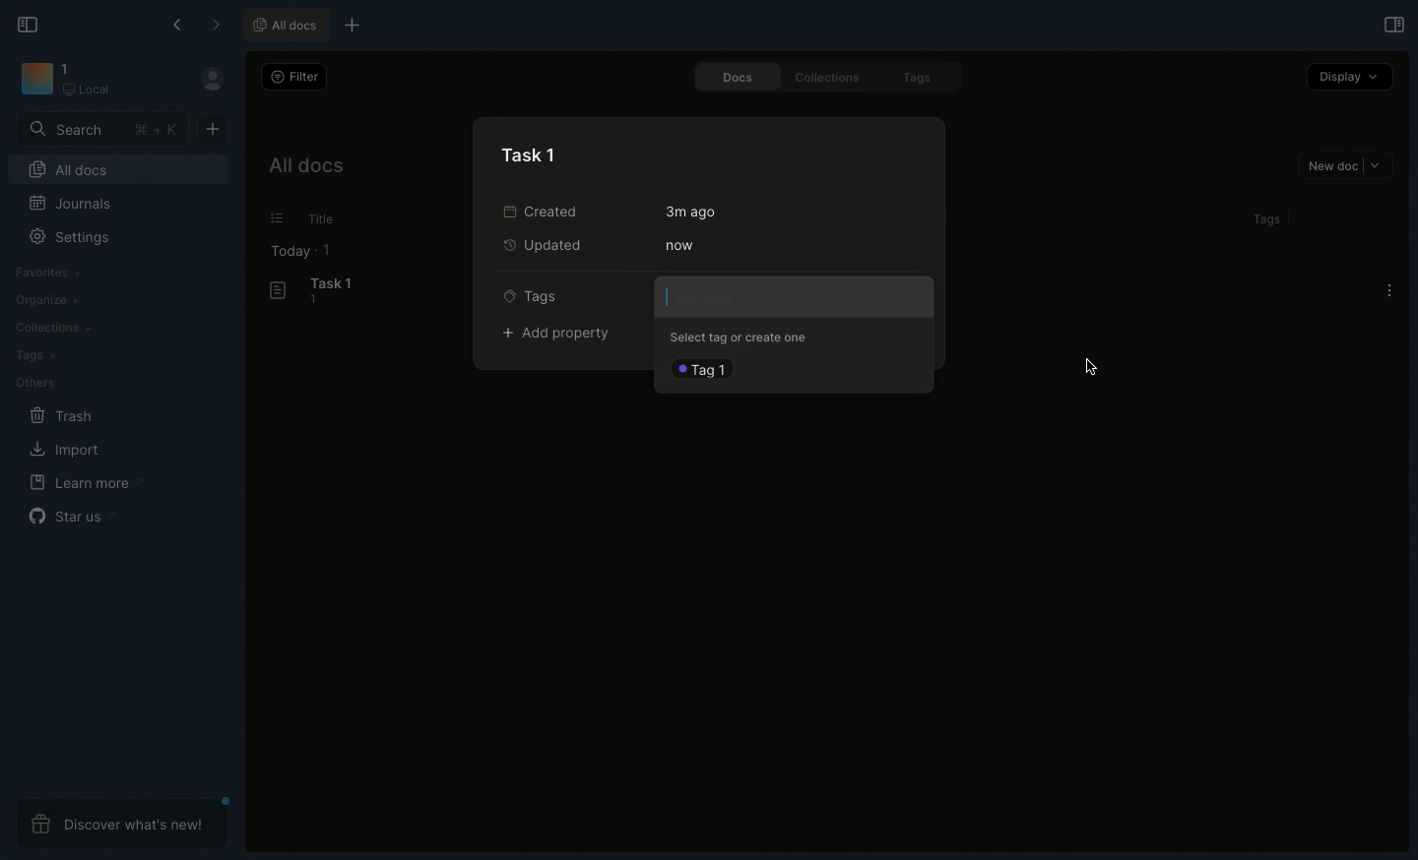  I want to click on 3m ago, so click(691, 211).